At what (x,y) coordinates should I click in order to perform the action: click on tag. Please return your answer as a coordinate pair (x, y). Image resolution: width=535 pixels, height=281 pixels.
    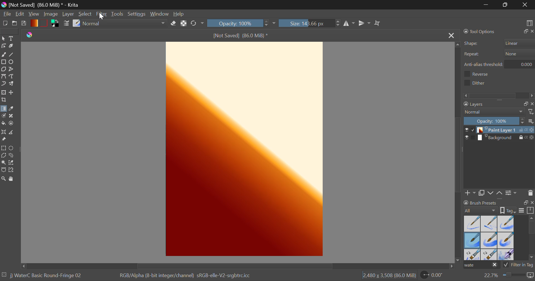
    Looking at the image, I should click on (509, 210).